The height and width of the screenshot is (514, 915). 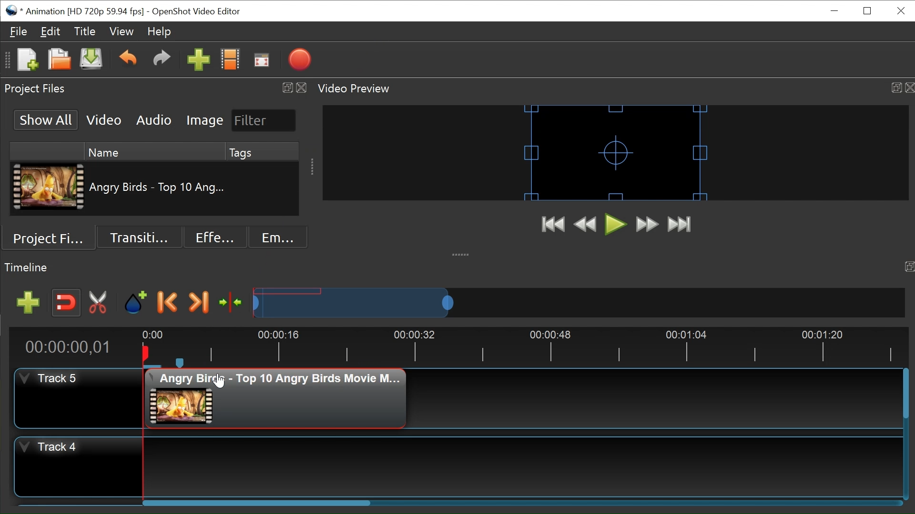 What do you see at coordinates (158, 189) in the screenshot?
I see `Clip Nmae` at bounding box center [158, 189].